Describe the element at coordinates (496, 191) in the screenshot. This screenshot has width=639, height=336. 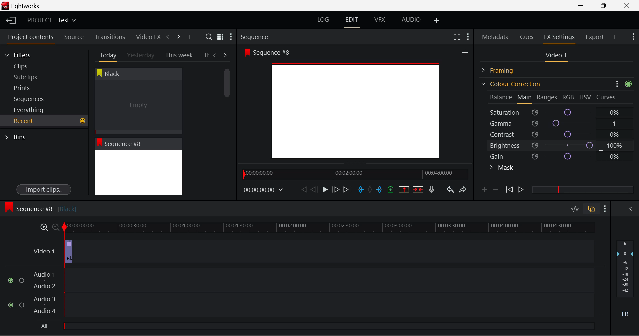
I see `Delete keyframe` at that location.